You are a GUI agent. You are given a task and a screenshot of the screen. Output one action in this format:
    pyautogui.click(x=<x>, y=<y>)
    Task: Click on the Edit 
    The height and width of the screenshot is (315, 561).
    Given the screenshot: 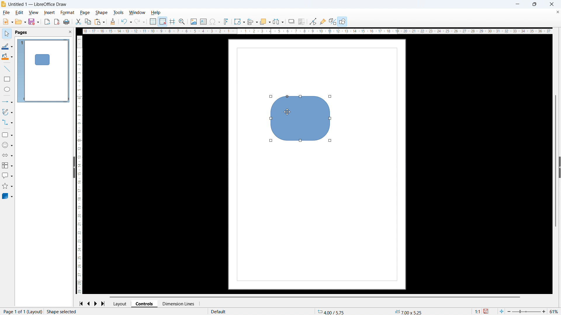 What is the action you would take?
    pyautogui.click(x=19, y=12)
    